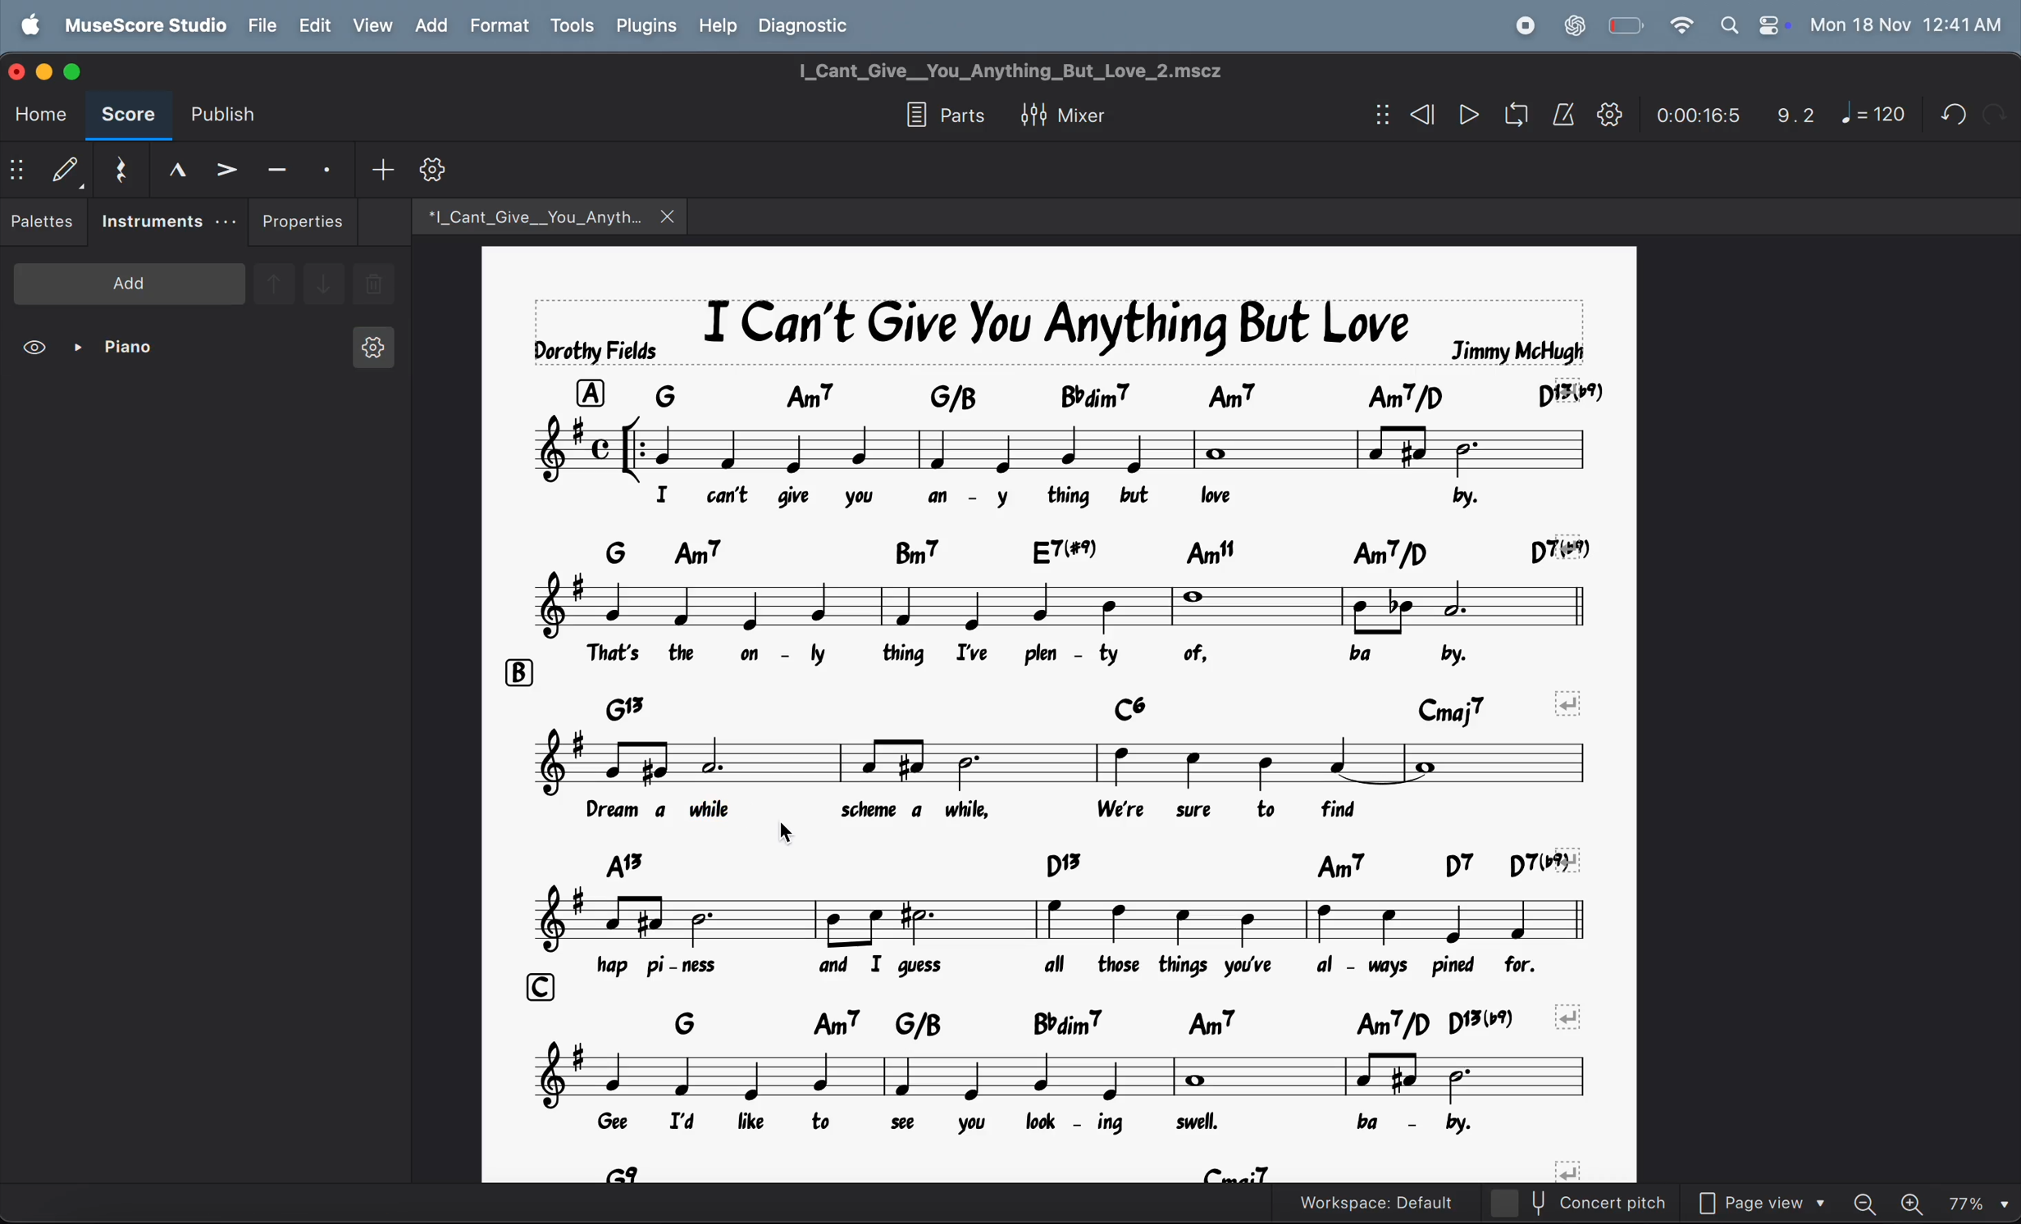  I want to click on date and time, so click(1910, 25).